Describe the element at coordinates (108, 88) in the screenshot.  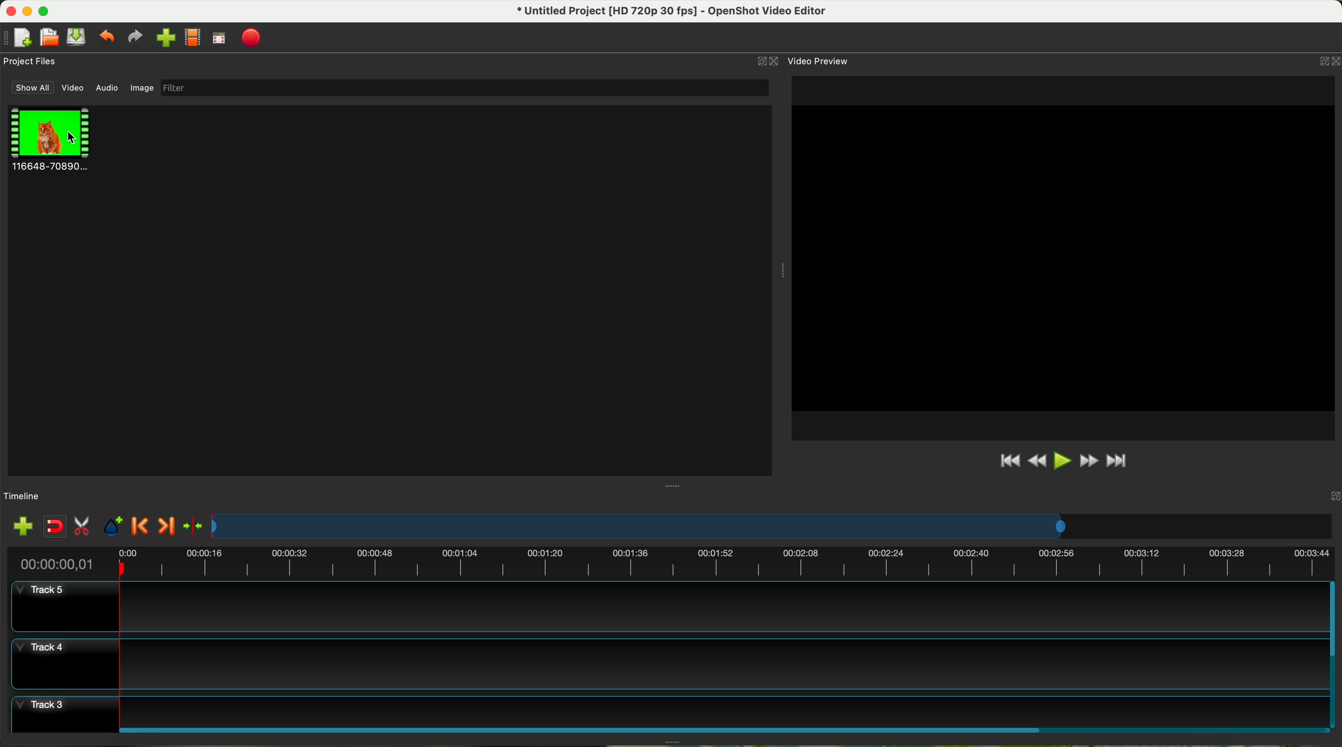
I see `audio` at that location.